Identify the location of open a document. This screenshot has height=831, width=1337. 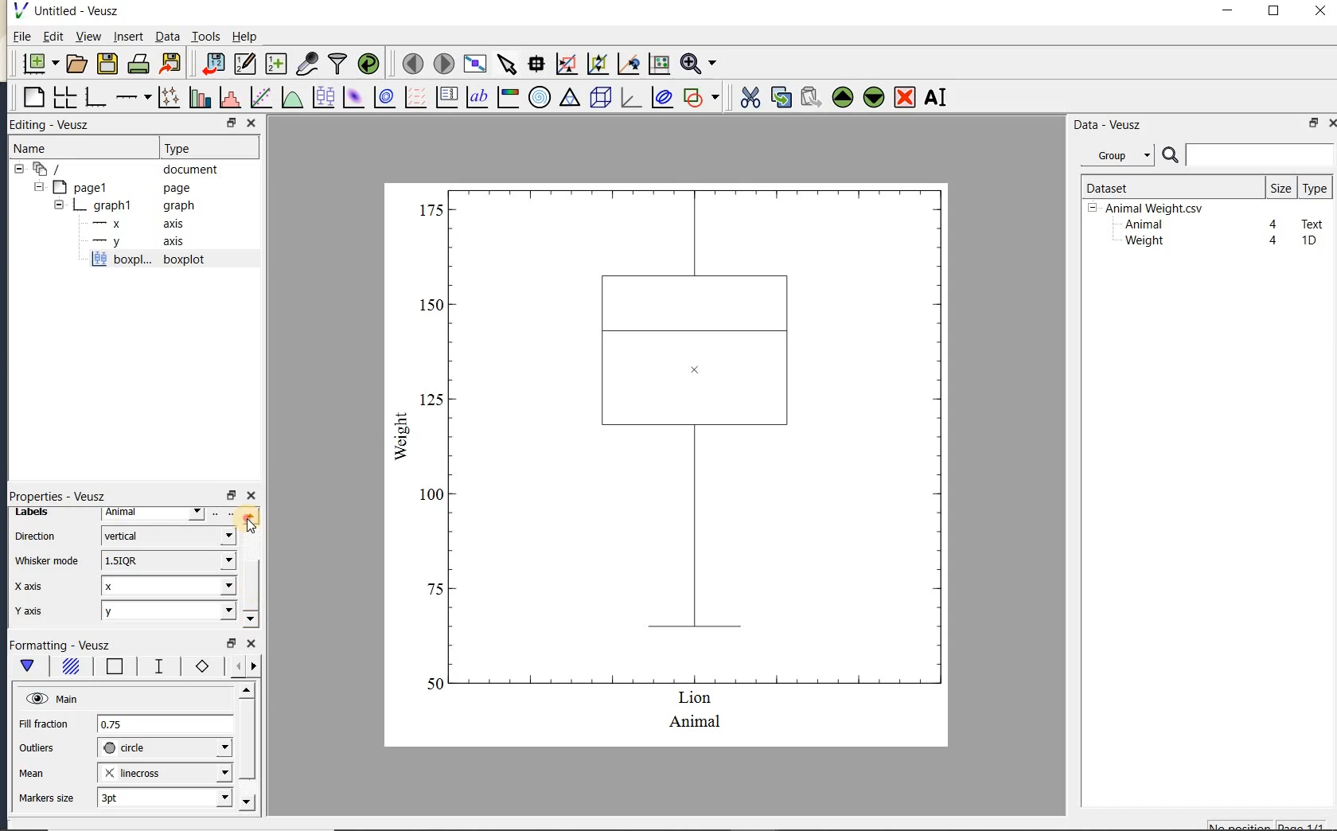
(75, 64).